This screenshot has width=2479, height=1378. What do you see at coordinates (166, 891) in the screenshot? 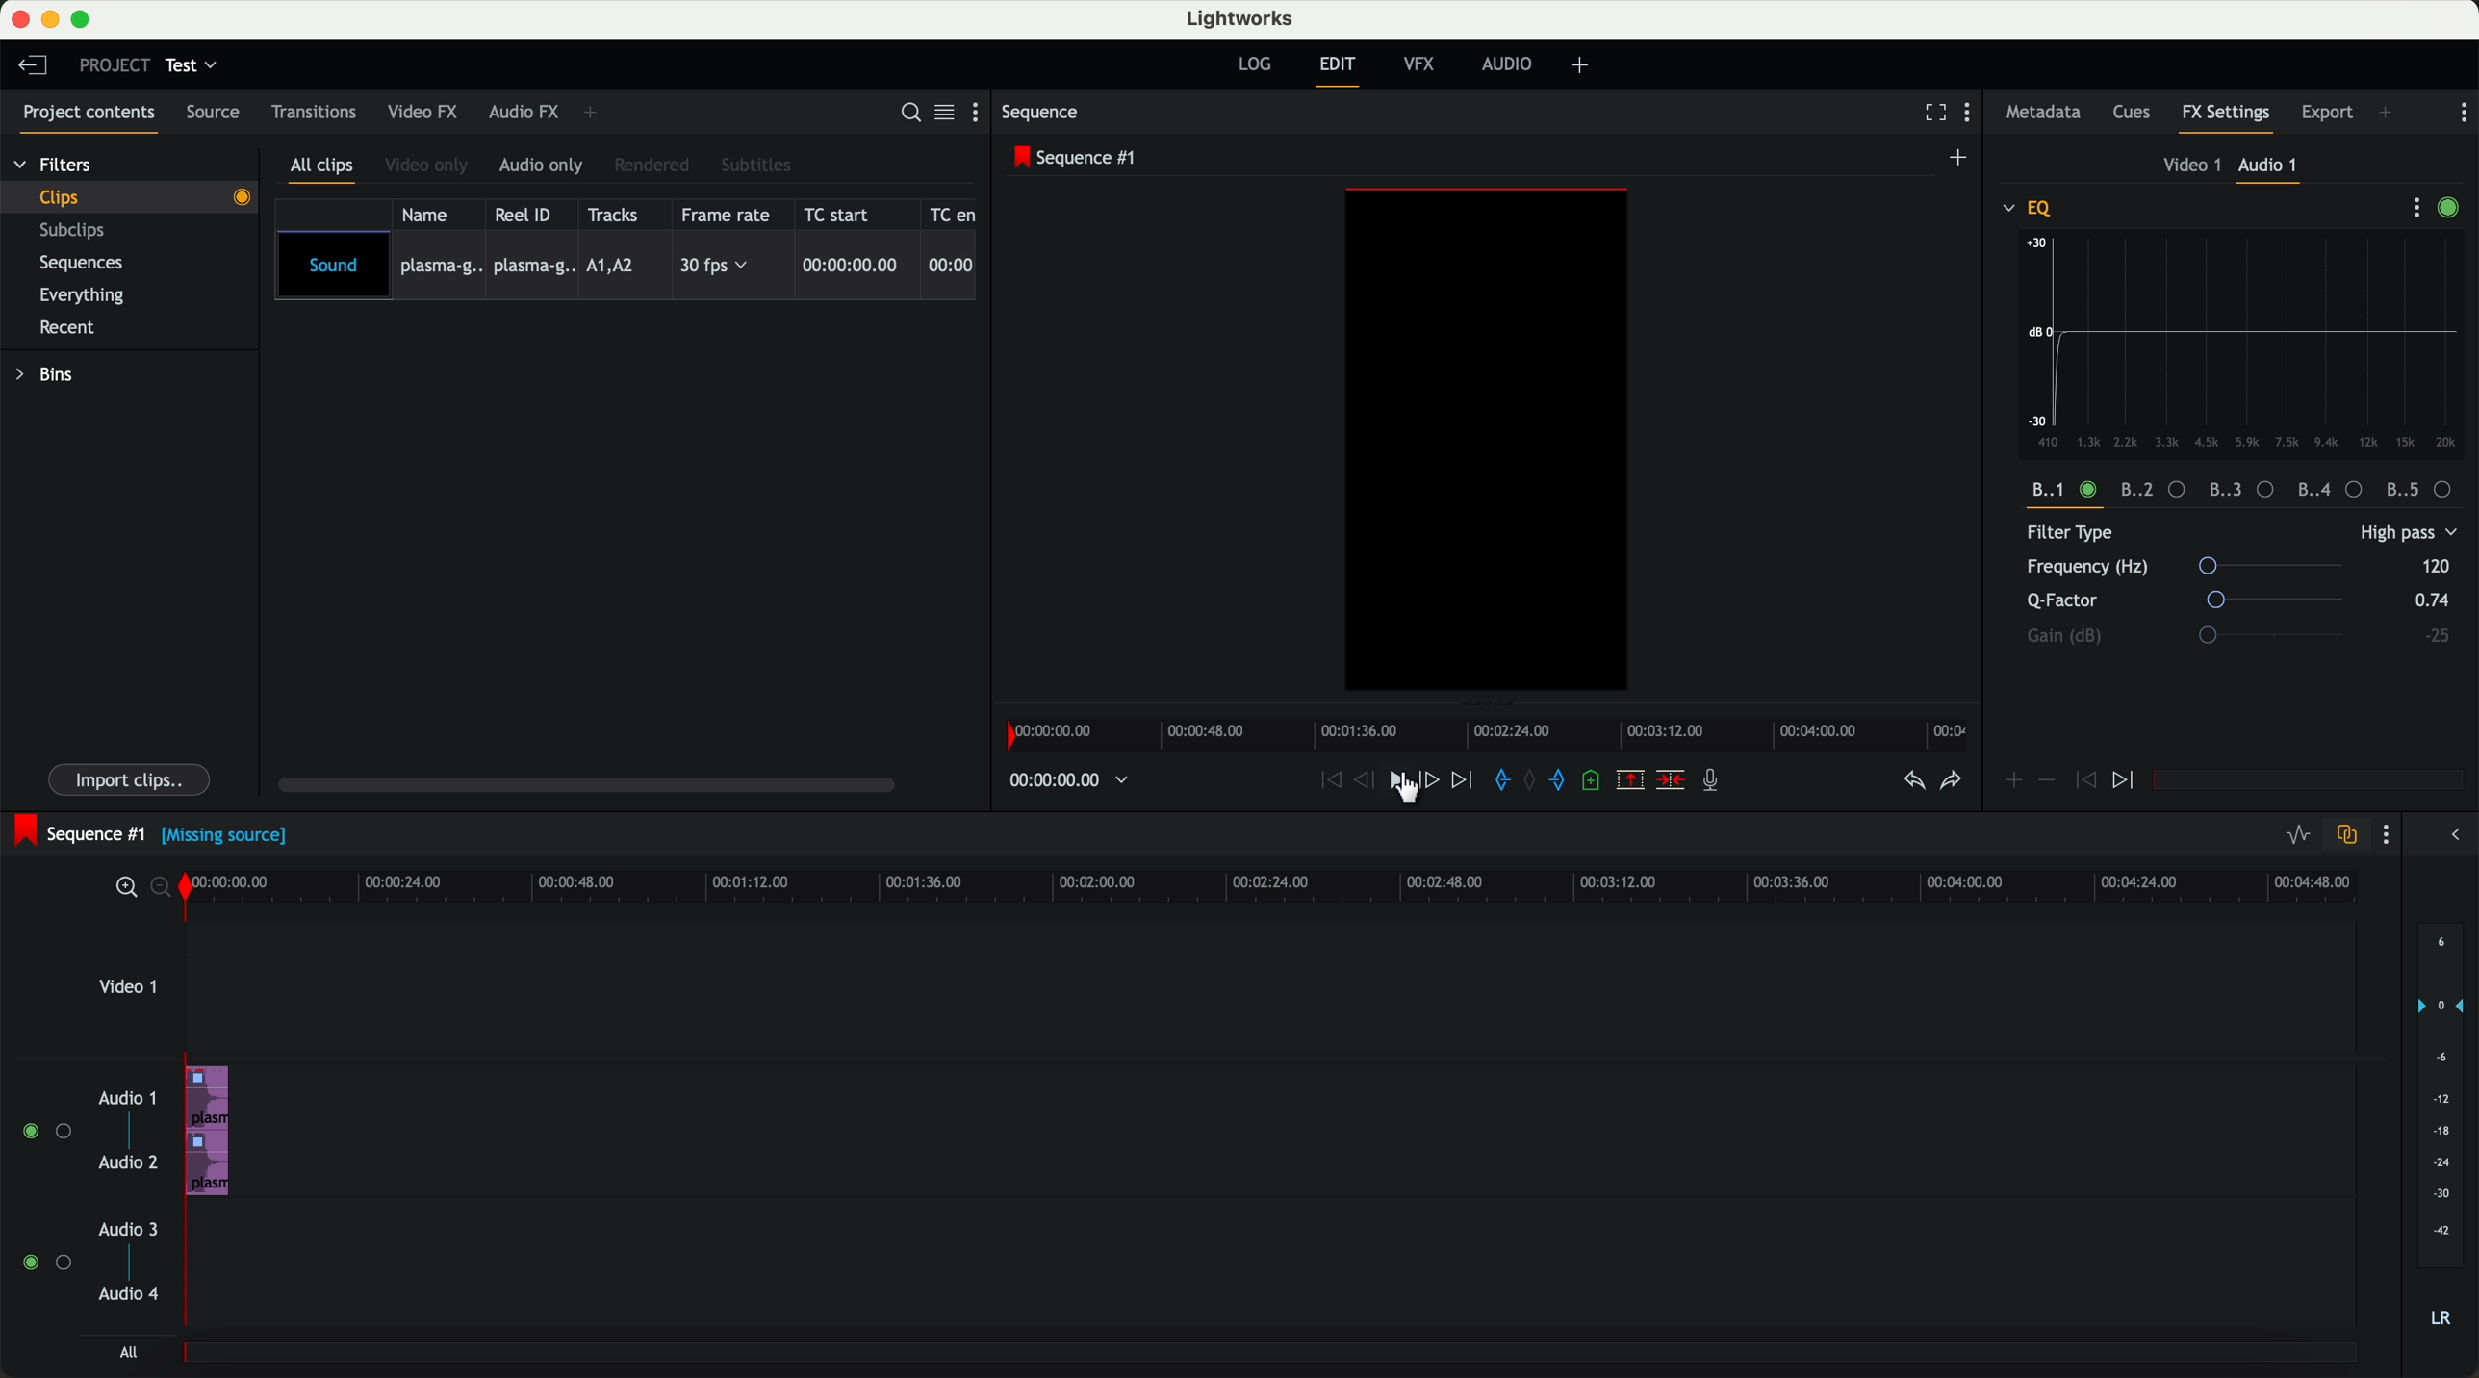
I see `zoom out` at bounding box center [166, 891].